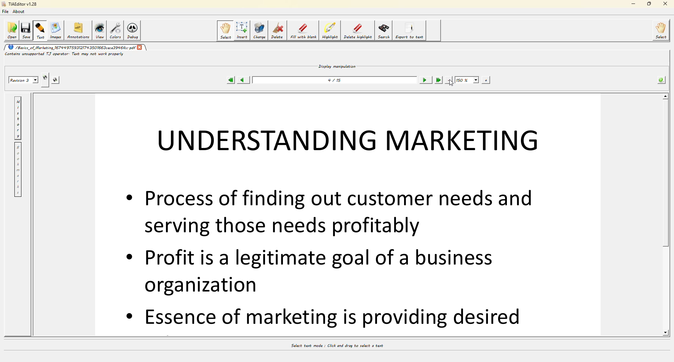 The width and height of the screenshot is (674, 362). Describe the element at coordinates (342, 346) in the screenshot. I see `select text` at that location.